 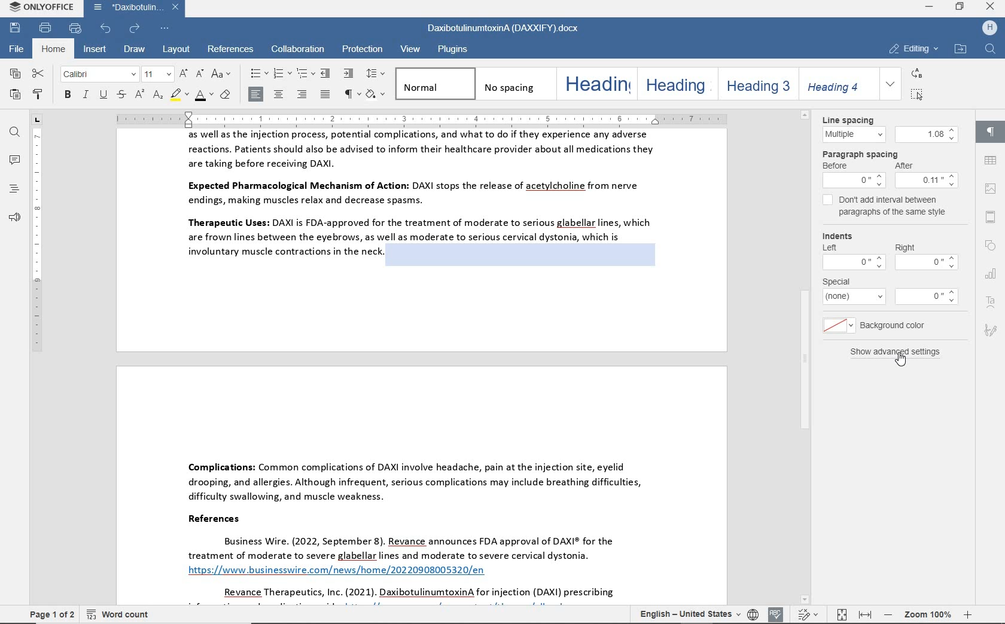 What do you see at coordinates (989, 130) in the screenshot?
I see `paragraph settings` at bounding box center [989, 130].